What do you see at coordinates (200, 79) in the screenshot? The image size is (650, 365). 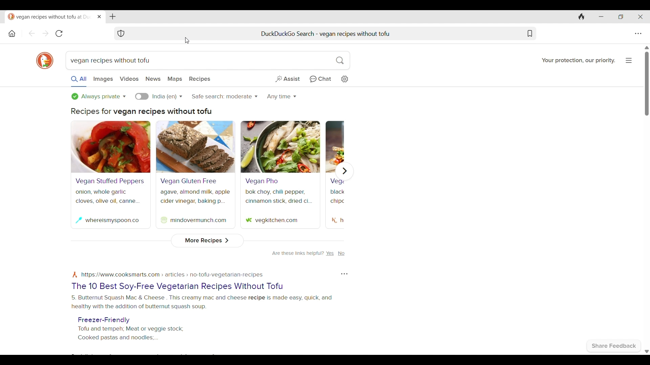 I see `Search recipes` at bounding box center [200, 79].